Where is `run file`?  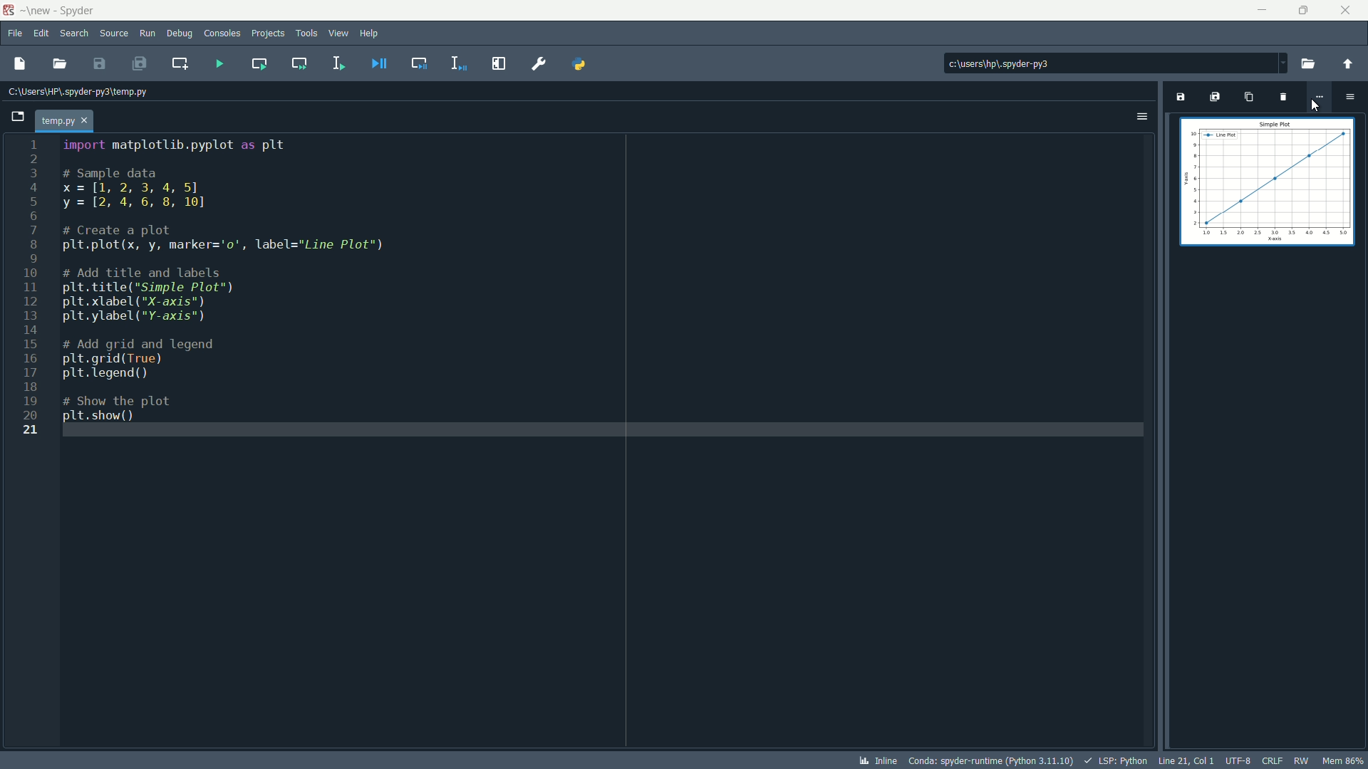
run file is located at coordinates (217, 63).